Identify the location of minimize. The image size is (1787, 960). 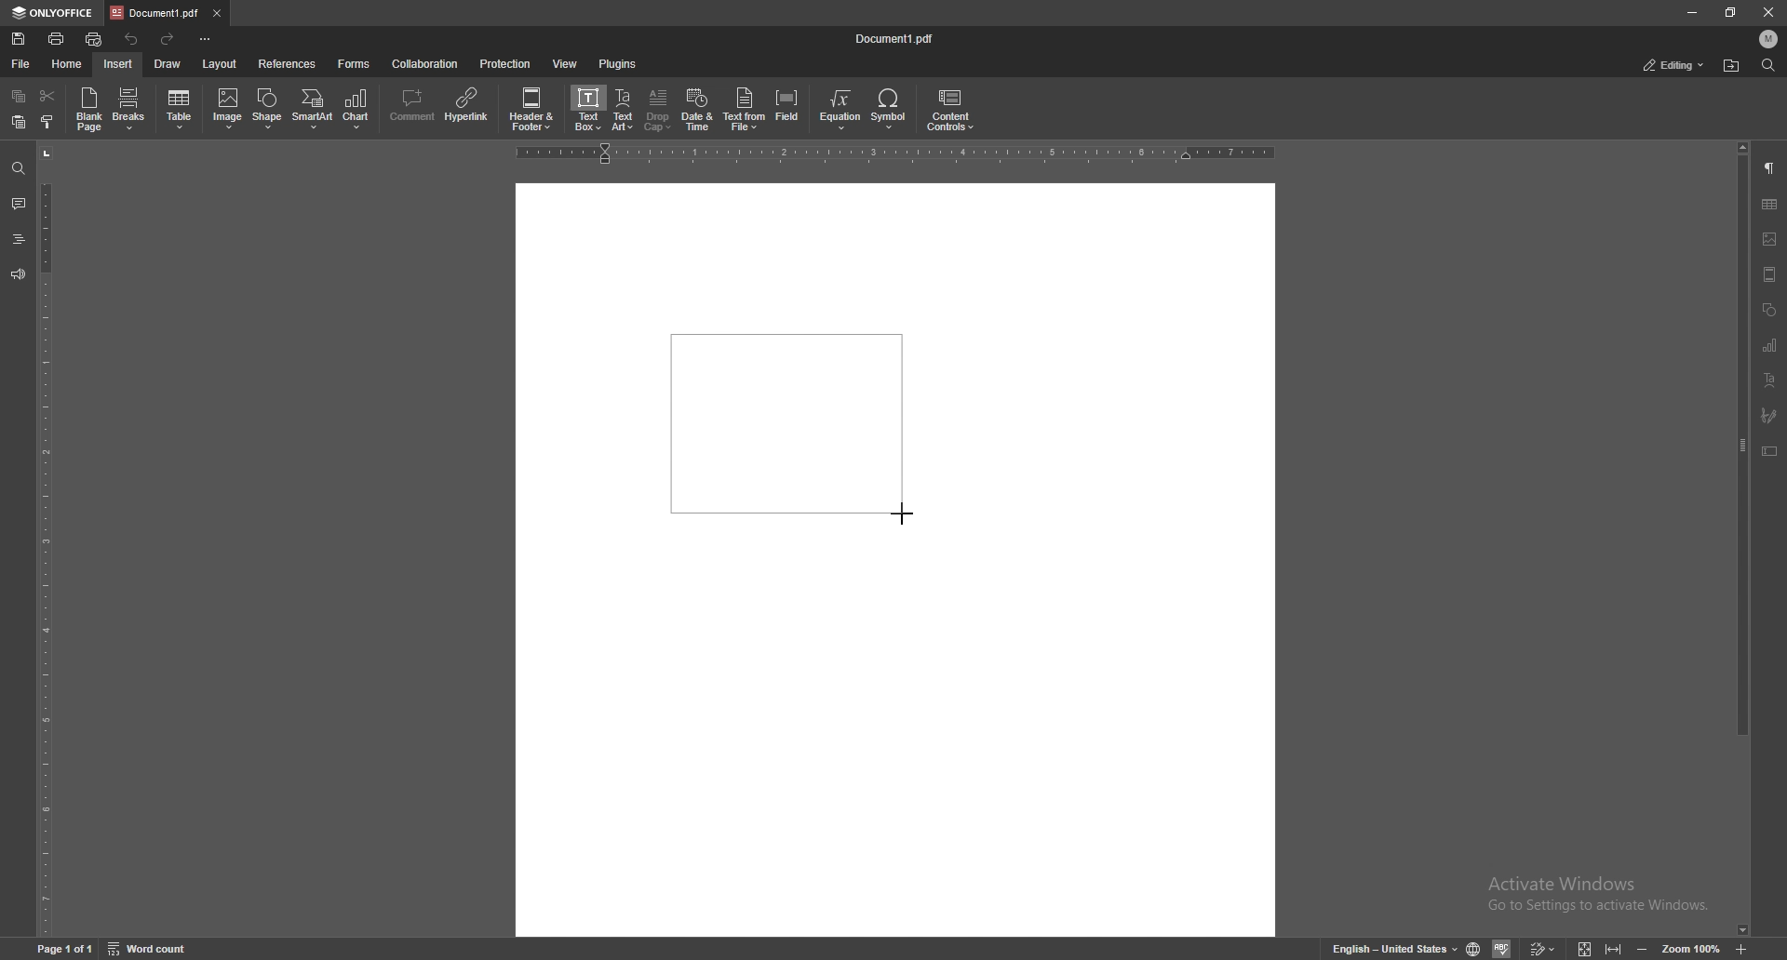
(1692, 12).